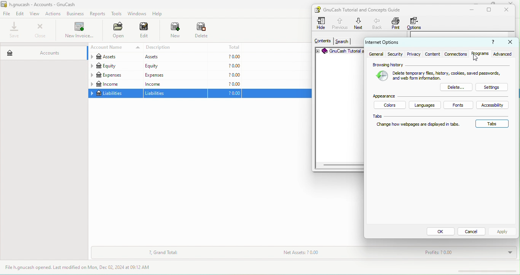 The image size is (520, 275). Describe the element at coordinates (225, 47) in the screenshot. I see `total` at that location.